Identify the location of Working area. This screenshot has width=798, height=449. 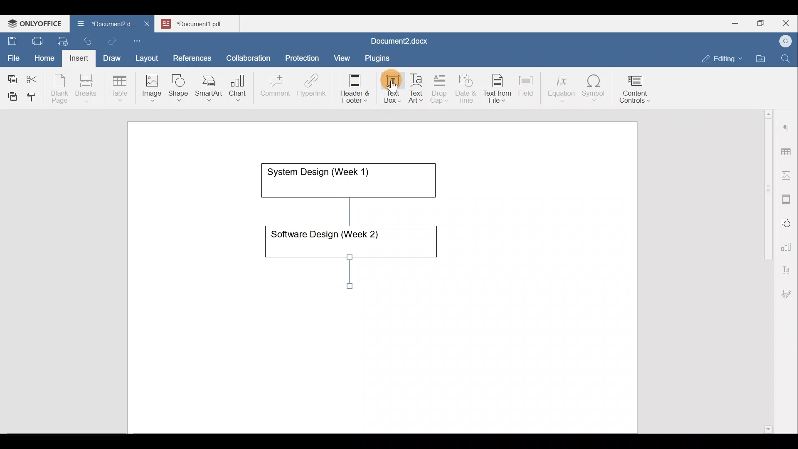
(381, 276).